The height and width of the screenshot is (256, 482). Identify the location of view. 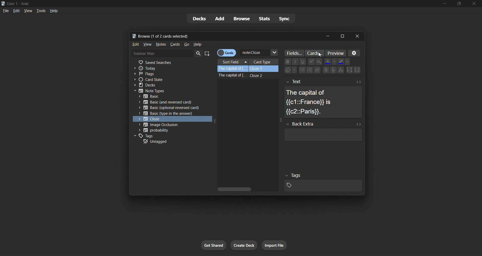
(147, 45).